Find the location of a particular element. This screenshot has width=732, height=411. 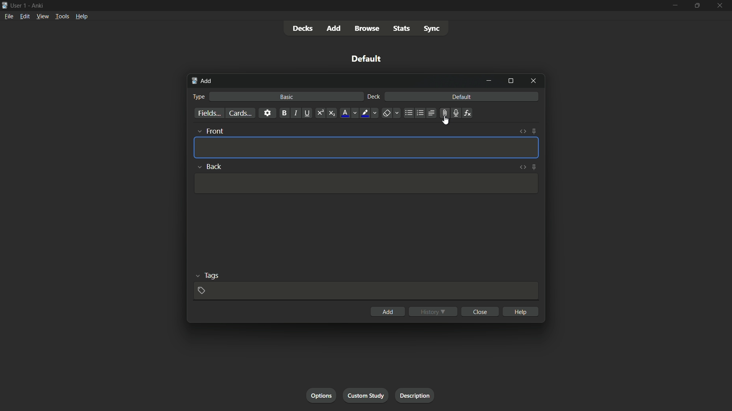

type is located at coordinates (199, 96).